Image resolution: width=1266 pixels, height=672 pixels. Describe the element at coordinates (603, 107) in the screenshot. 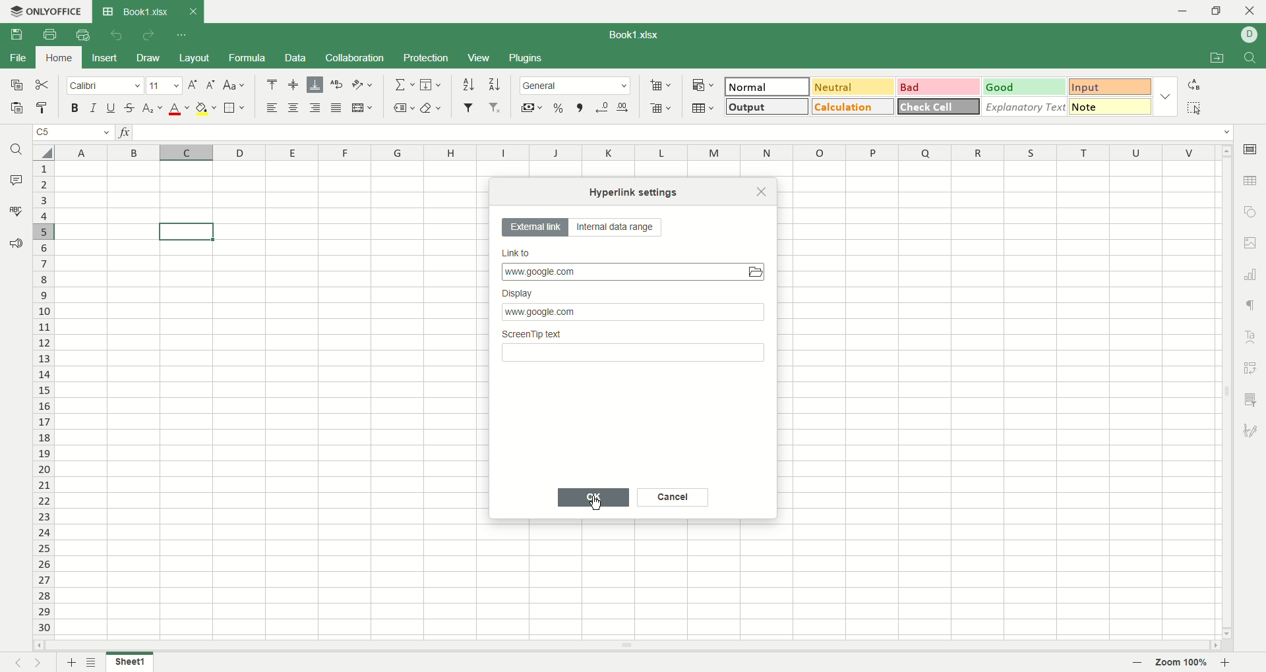

I see `decrease decimal` at that location.